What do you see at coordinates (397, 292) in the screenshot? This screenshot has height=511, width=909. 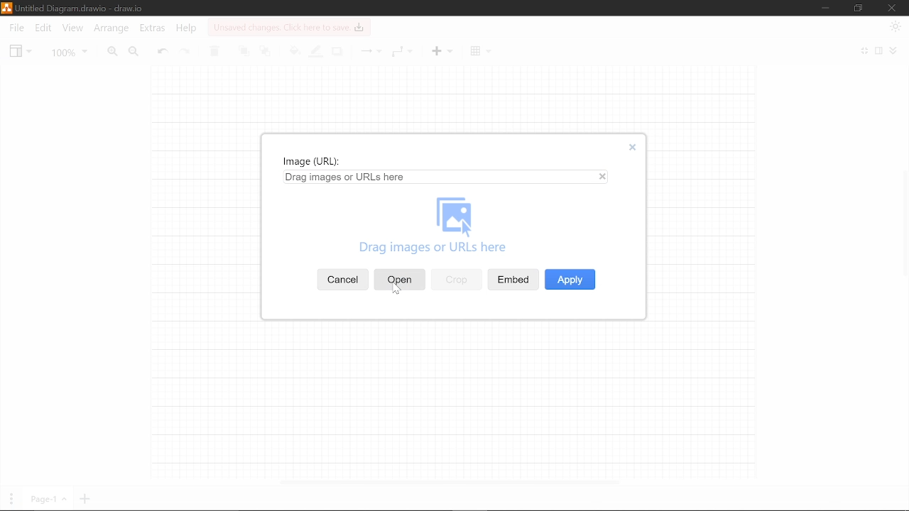 I see `cursor` at bounding box center [397, 292].